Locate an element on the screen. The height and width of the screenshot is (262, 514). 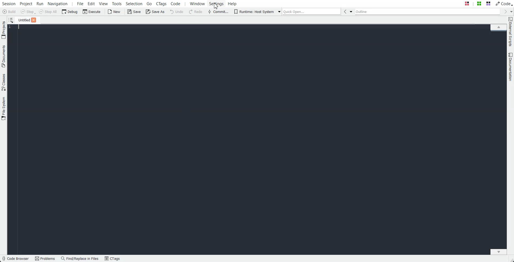
cursor is located at coordinates (216, 6).